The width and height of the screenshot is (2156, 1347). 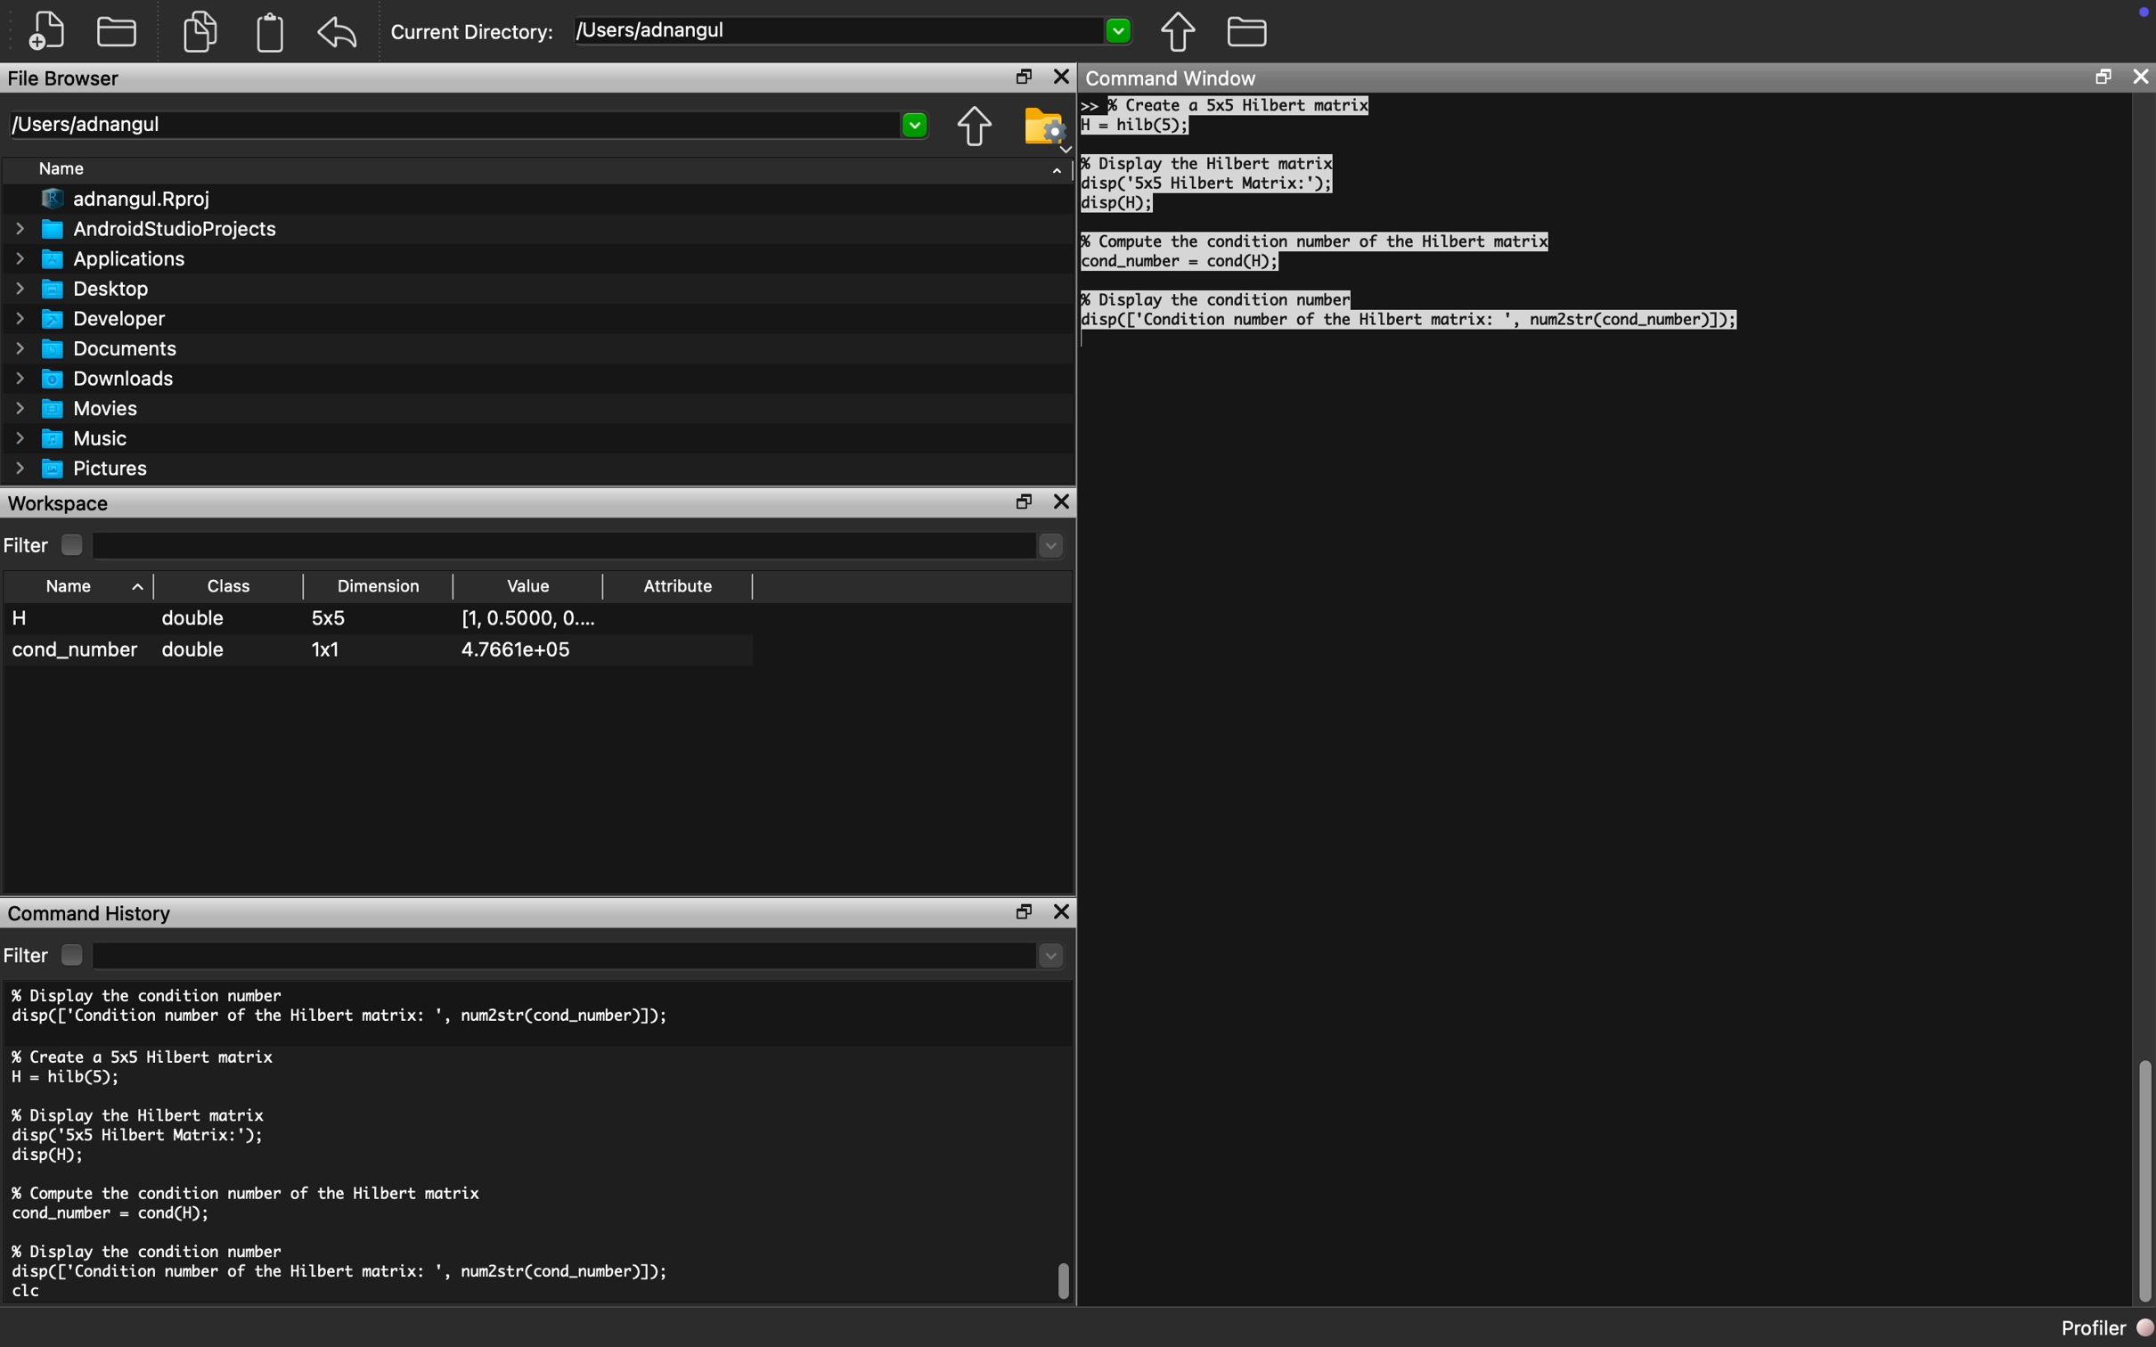 What do you see at coordinates (1045, 127) in the screenshot?
I see `Folder Setting` at bounding box center [1045, 127].